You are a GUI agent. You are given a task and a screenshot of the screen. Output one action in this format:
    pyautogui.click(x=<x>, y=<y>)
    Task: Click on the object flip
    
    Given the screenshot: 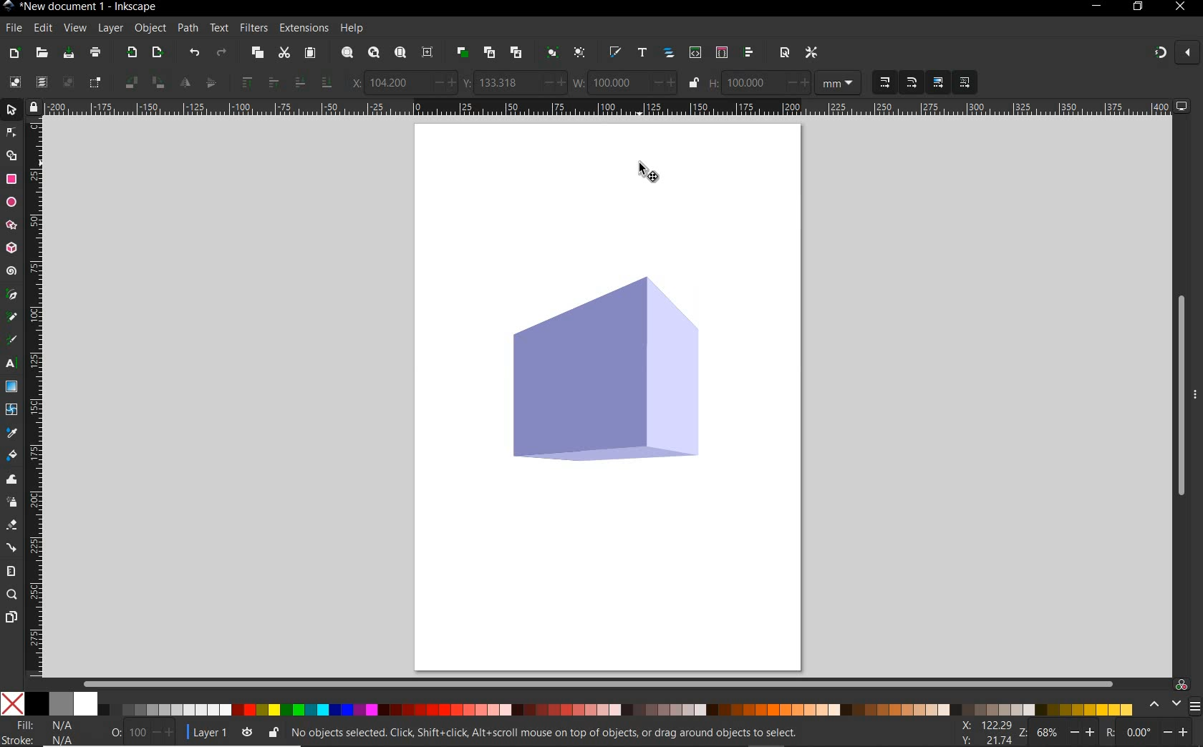 What is the action you would take?
    pyautogui.click(x=215, y=82)
    